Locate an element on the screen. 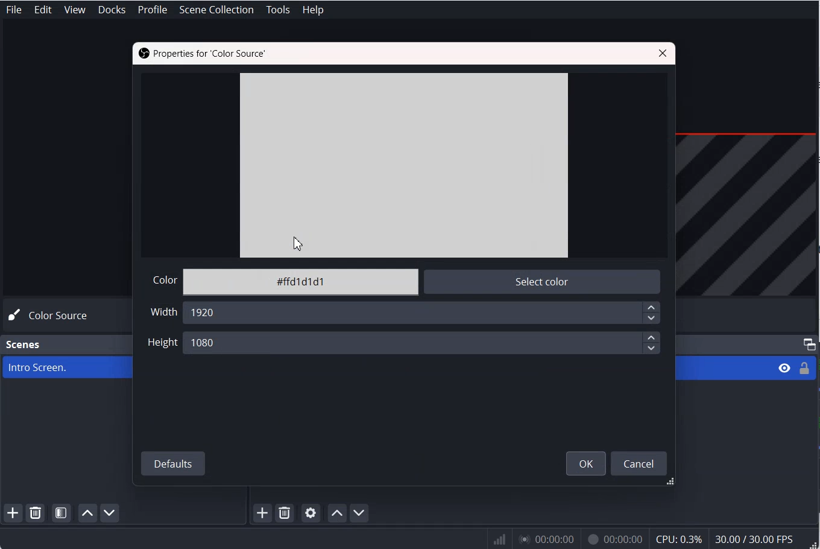 The width and height of the screenshot is (820, 549). Cursor is located at coordinates (297, 243).